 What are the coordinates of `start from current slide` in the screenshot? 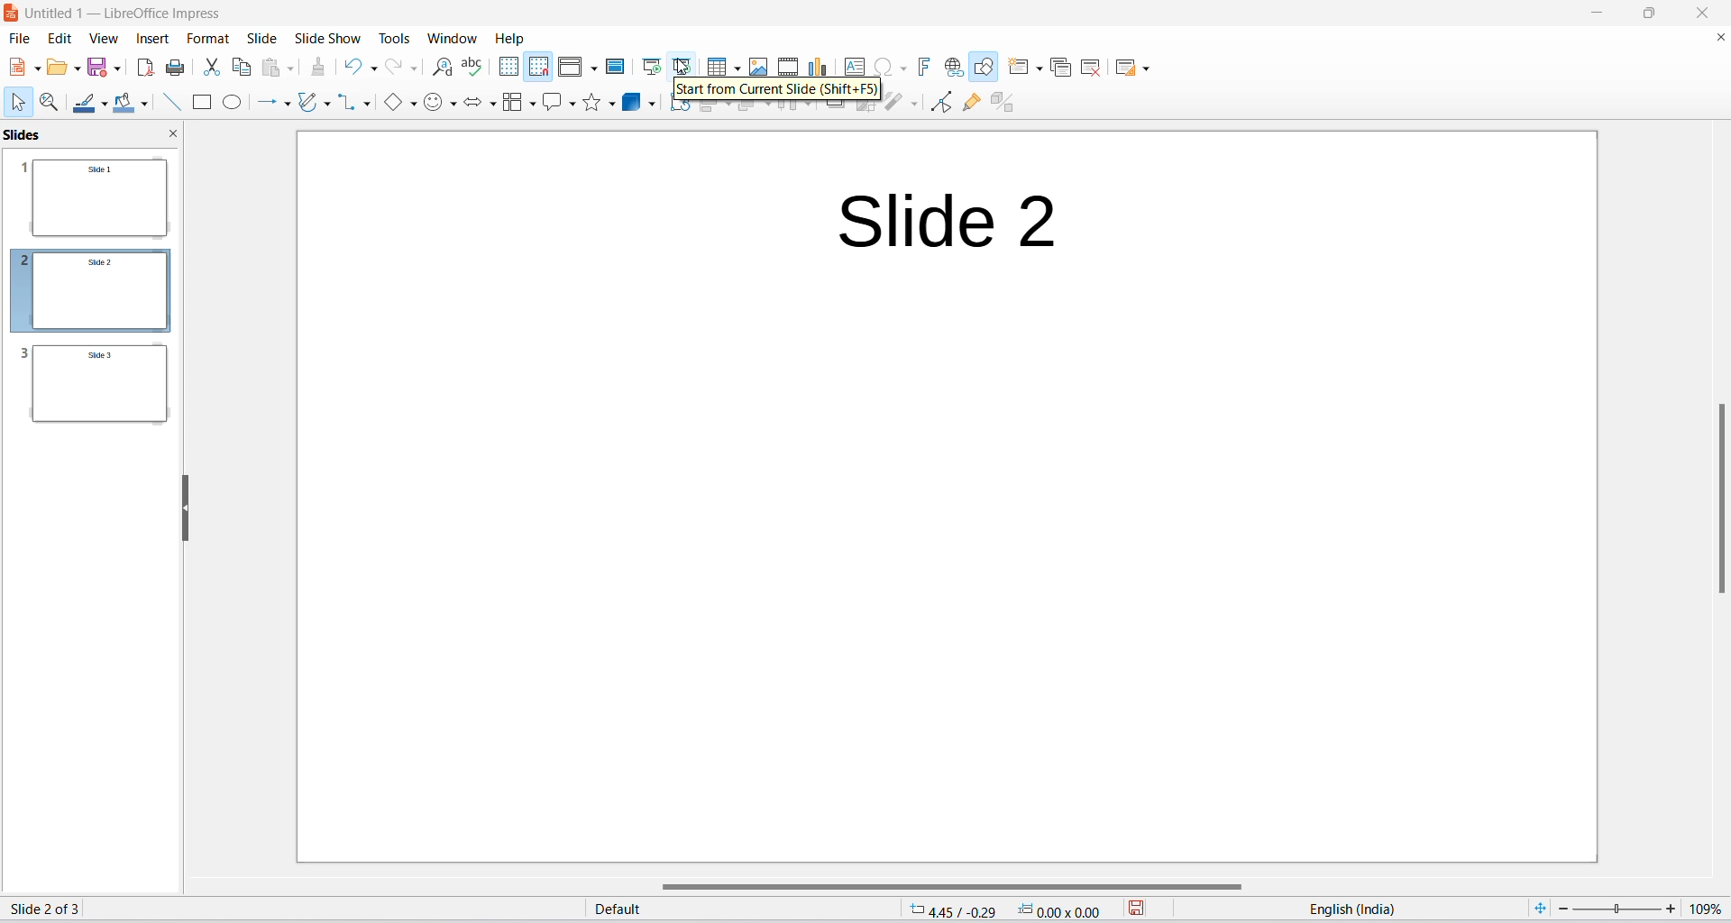 It's located at (683, 65).